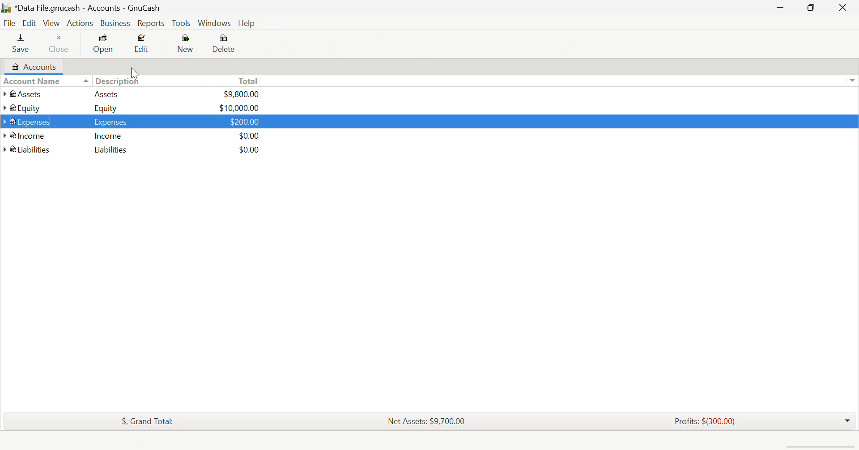 This screenshot has height=450, width=859. I want to click on Actions, so click(81, 23).